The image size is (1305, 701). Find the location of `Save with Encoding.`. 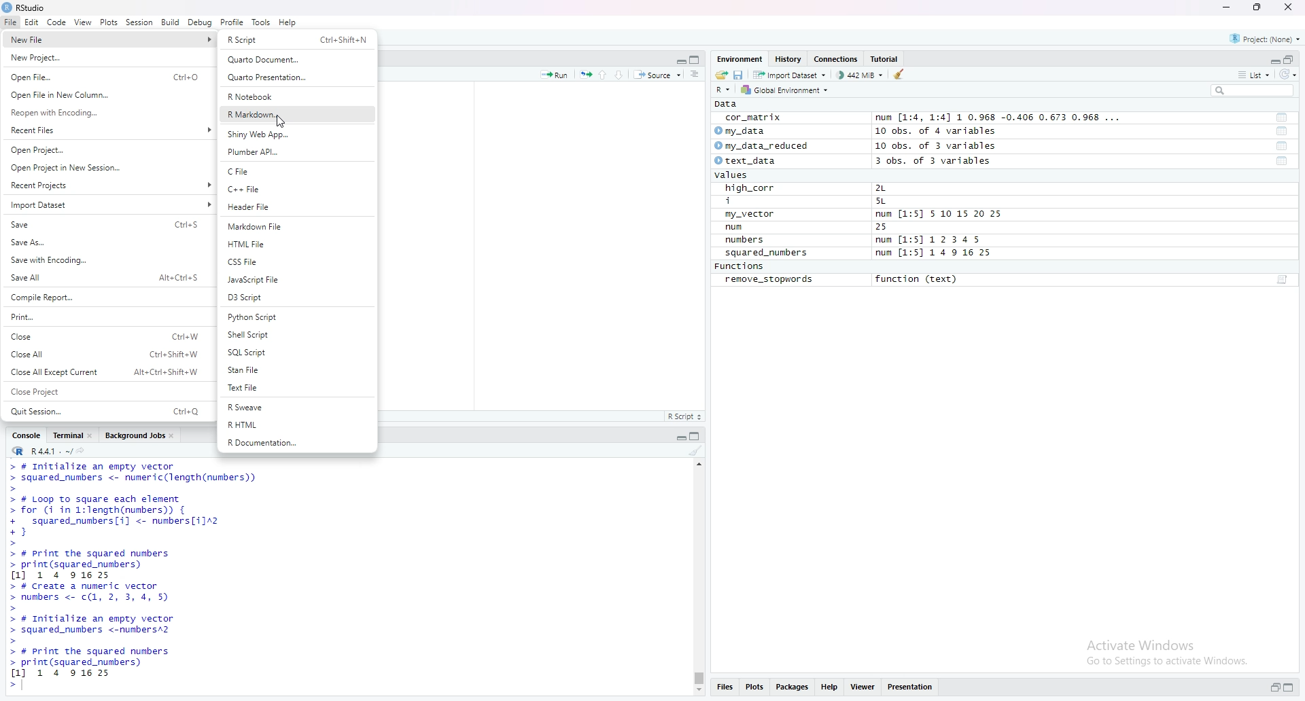

Save with Encoding. is located at coordinates (103, 259).